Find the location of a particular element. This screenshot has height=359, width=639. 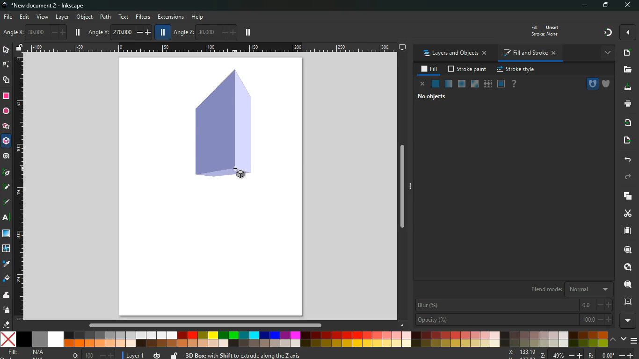

Spiral is located at coordinates (7, 157).